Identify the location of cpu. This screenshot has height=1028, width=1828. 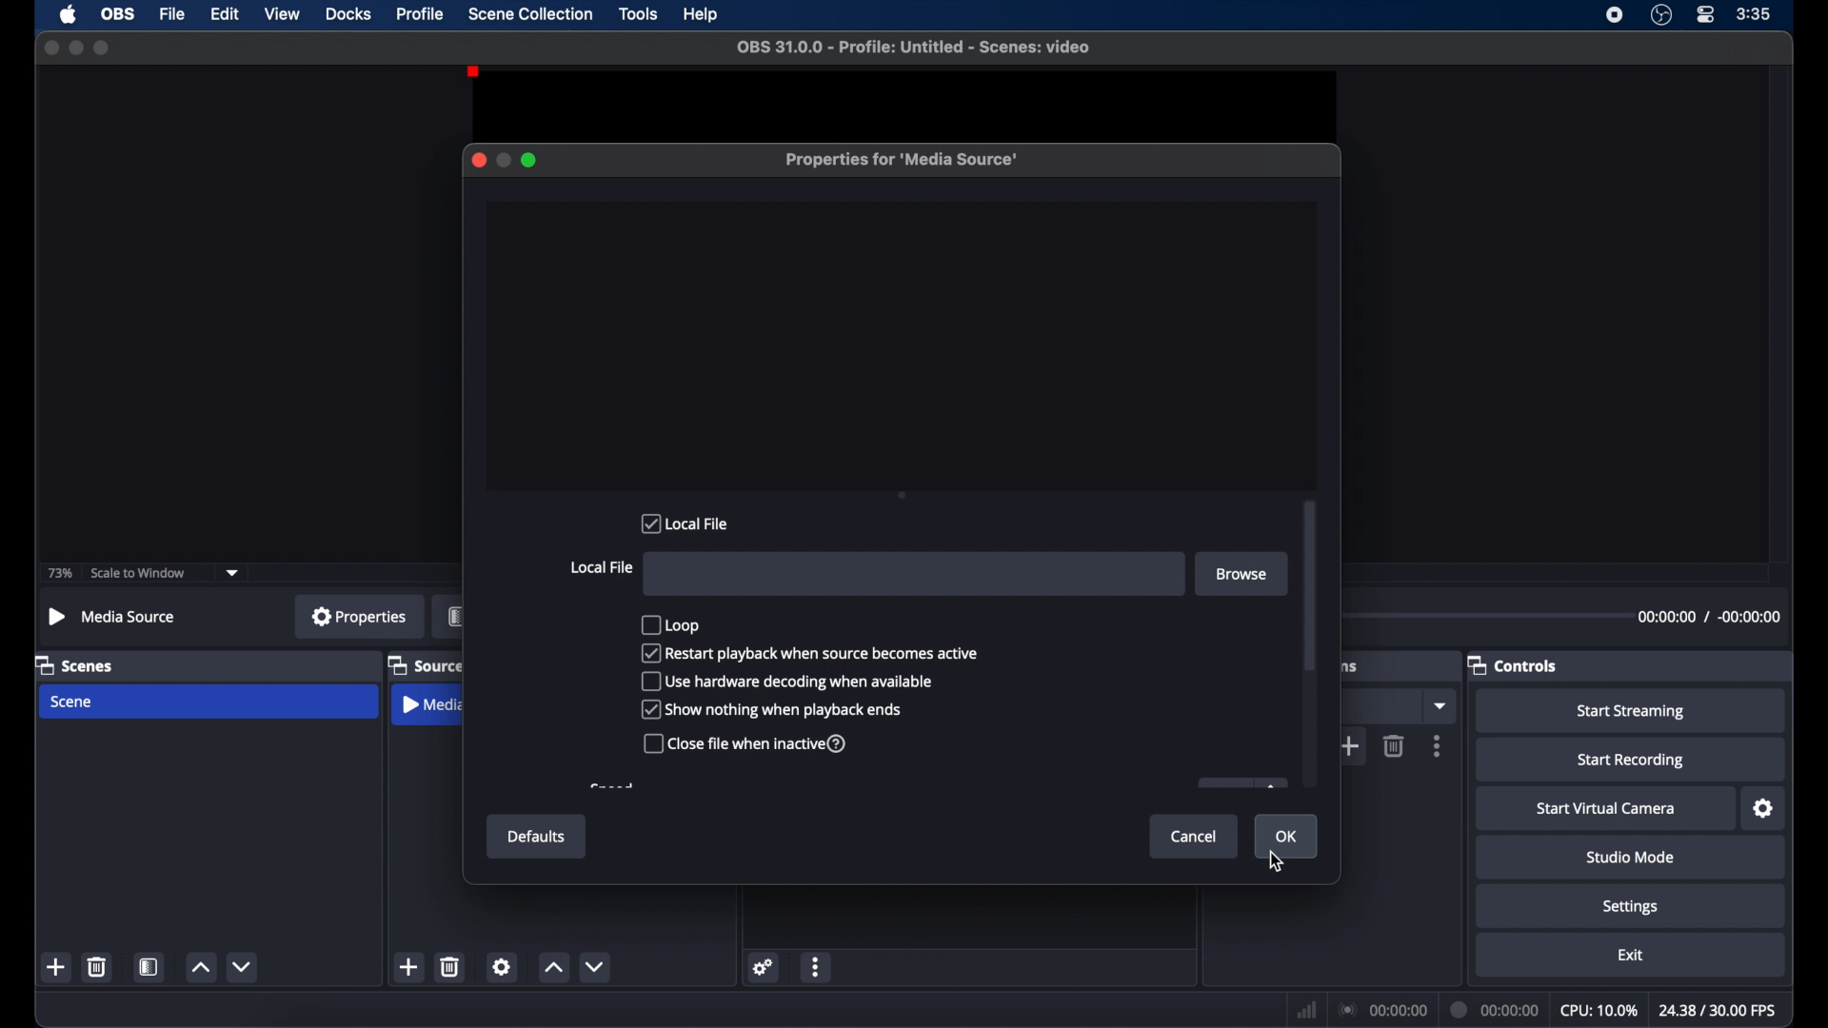
(1599, 1008).